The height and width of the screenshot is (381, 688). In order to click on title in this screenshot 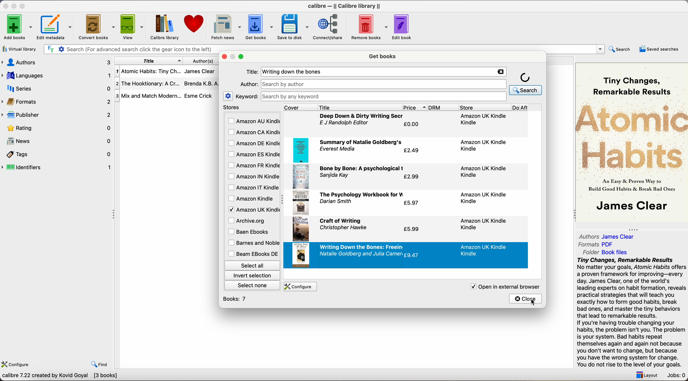, I will do `click(359, 107)`.